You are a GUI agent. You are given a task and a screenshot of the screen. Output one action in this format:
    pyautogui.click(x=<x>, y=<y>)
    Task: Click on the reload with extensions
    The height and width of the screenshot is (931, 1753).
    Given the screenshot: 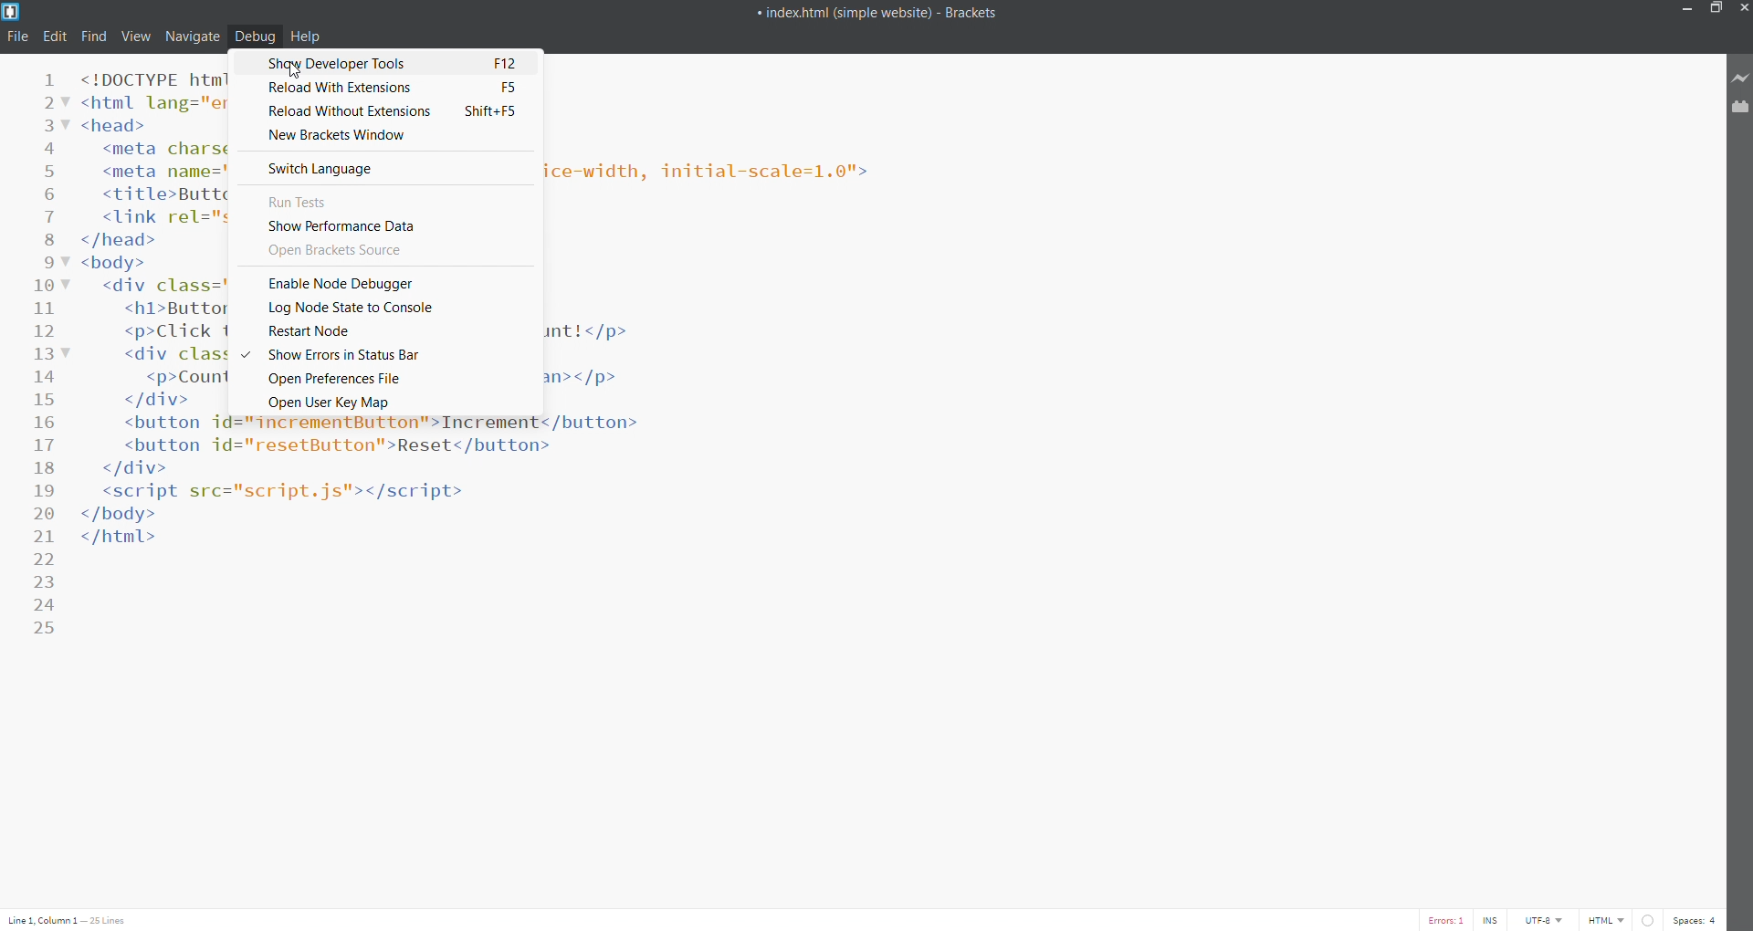 What is the action you would take?
    pyautogui.click(x=383, y=87)
    